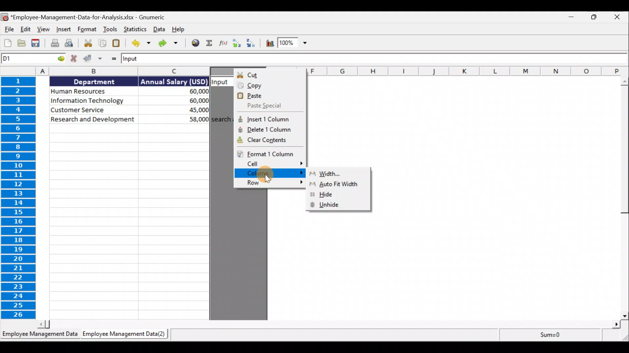 This screenshot has width=629, height=353. What do you see at coordinates (8, 44) in the screenshot?
I see `Create a new workbook` at bounding box center [8, 44].